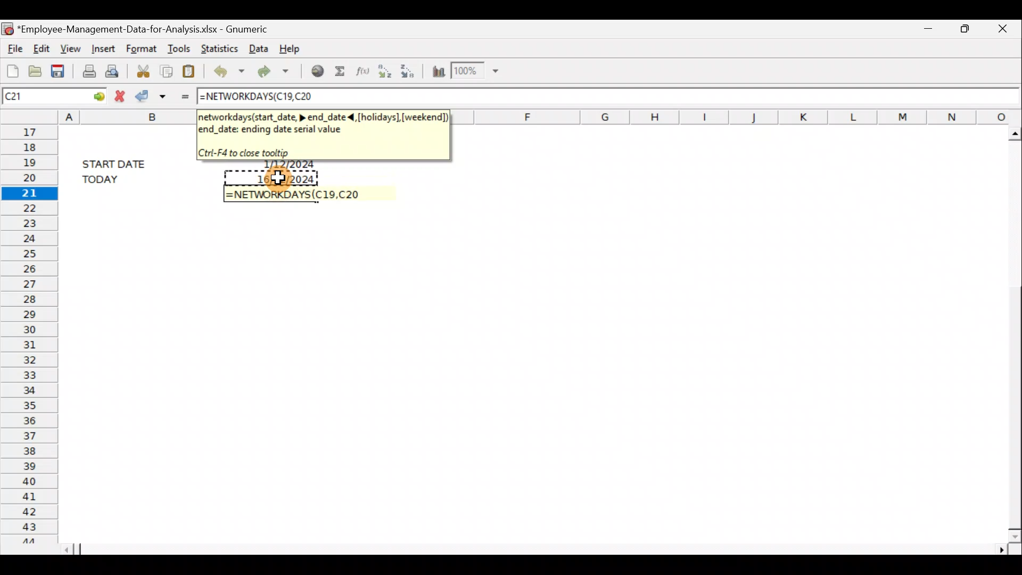  Describe the element at coordinates (120, 162) in the screenshot. I see `START DATE` at that location.